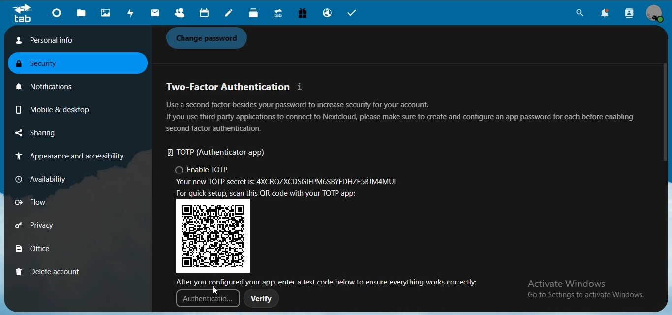  I want to click on tasks, so click(356, 14).